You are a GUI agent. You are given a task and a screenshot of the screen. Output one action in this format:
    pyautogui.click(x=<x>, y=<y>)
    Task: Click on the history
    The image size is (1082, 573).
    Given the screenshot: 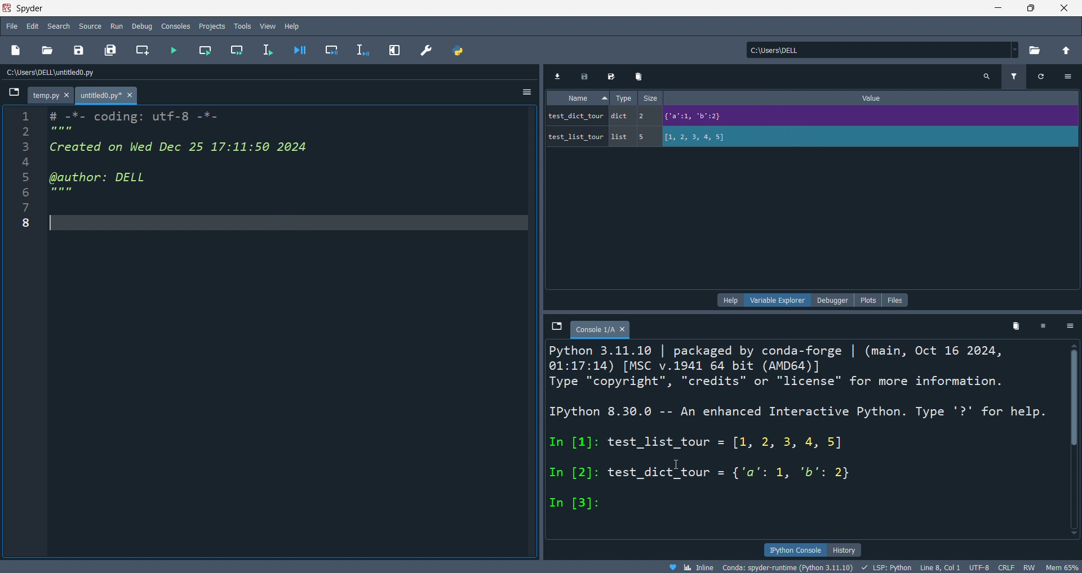 What is the action you would take?
    pyautogui.click(x=848, y=549)
    